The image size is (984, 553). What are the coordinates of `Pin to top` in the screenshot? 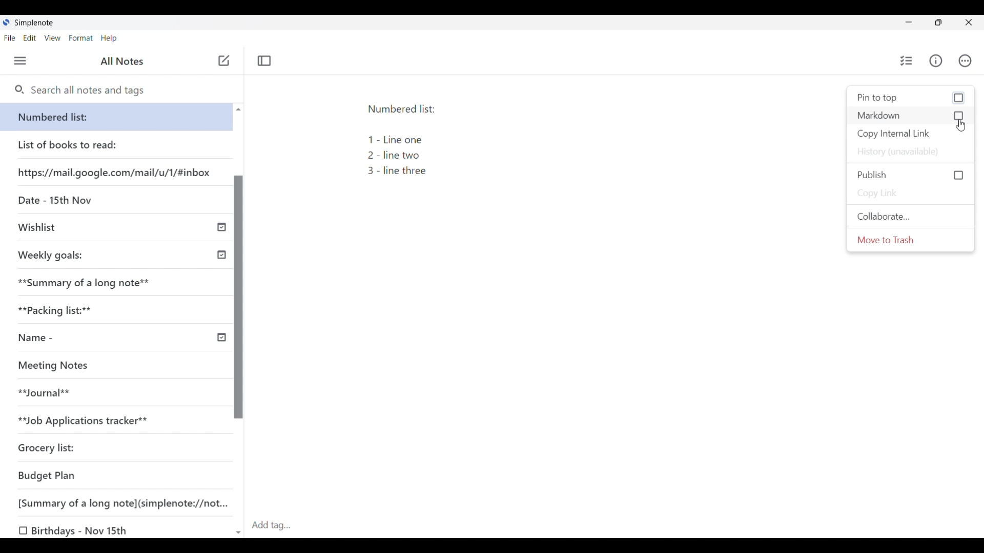 It's located at (891, 98).